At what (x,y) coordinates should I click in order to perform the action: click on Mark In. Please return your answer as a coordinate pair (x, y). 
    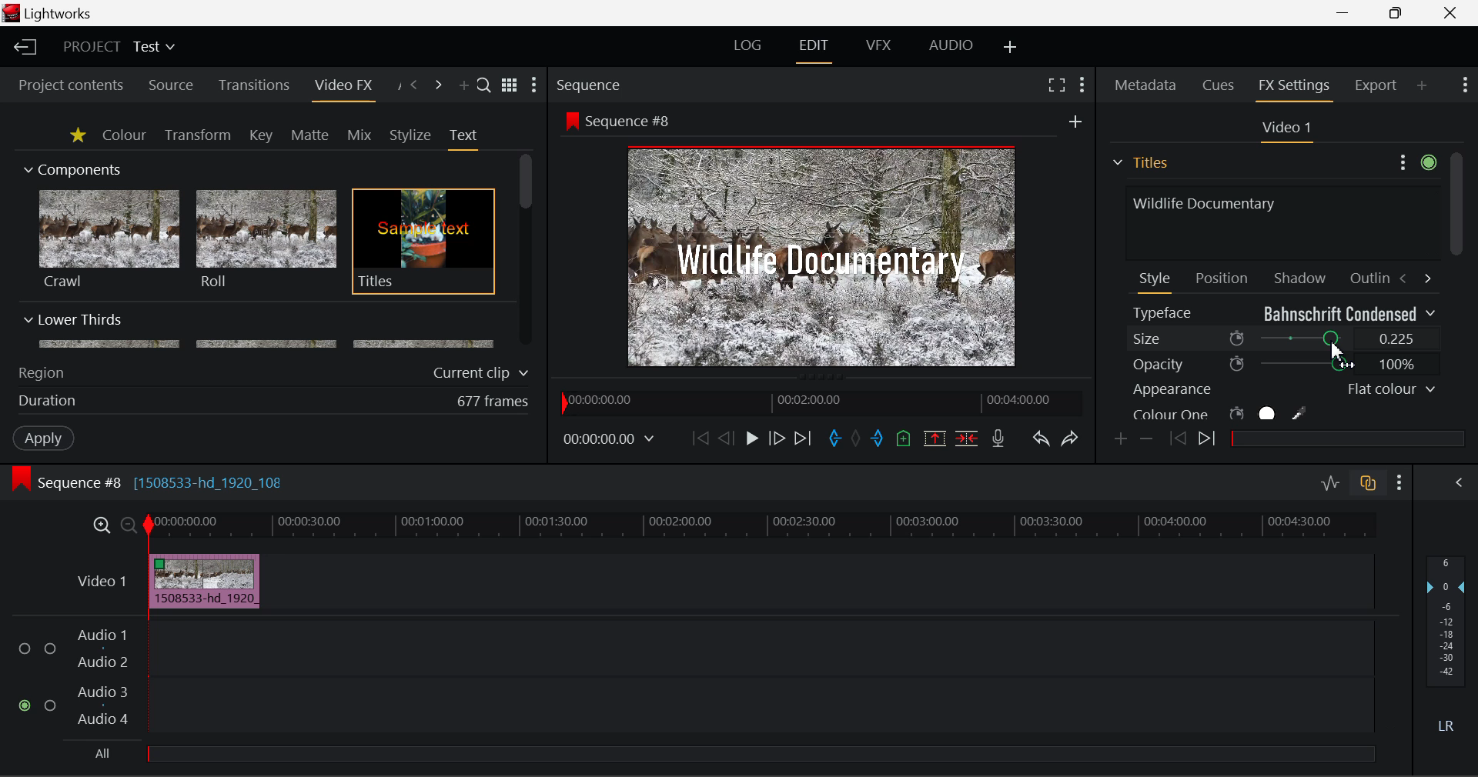
    Looking at the image, I should click on (834, 441).